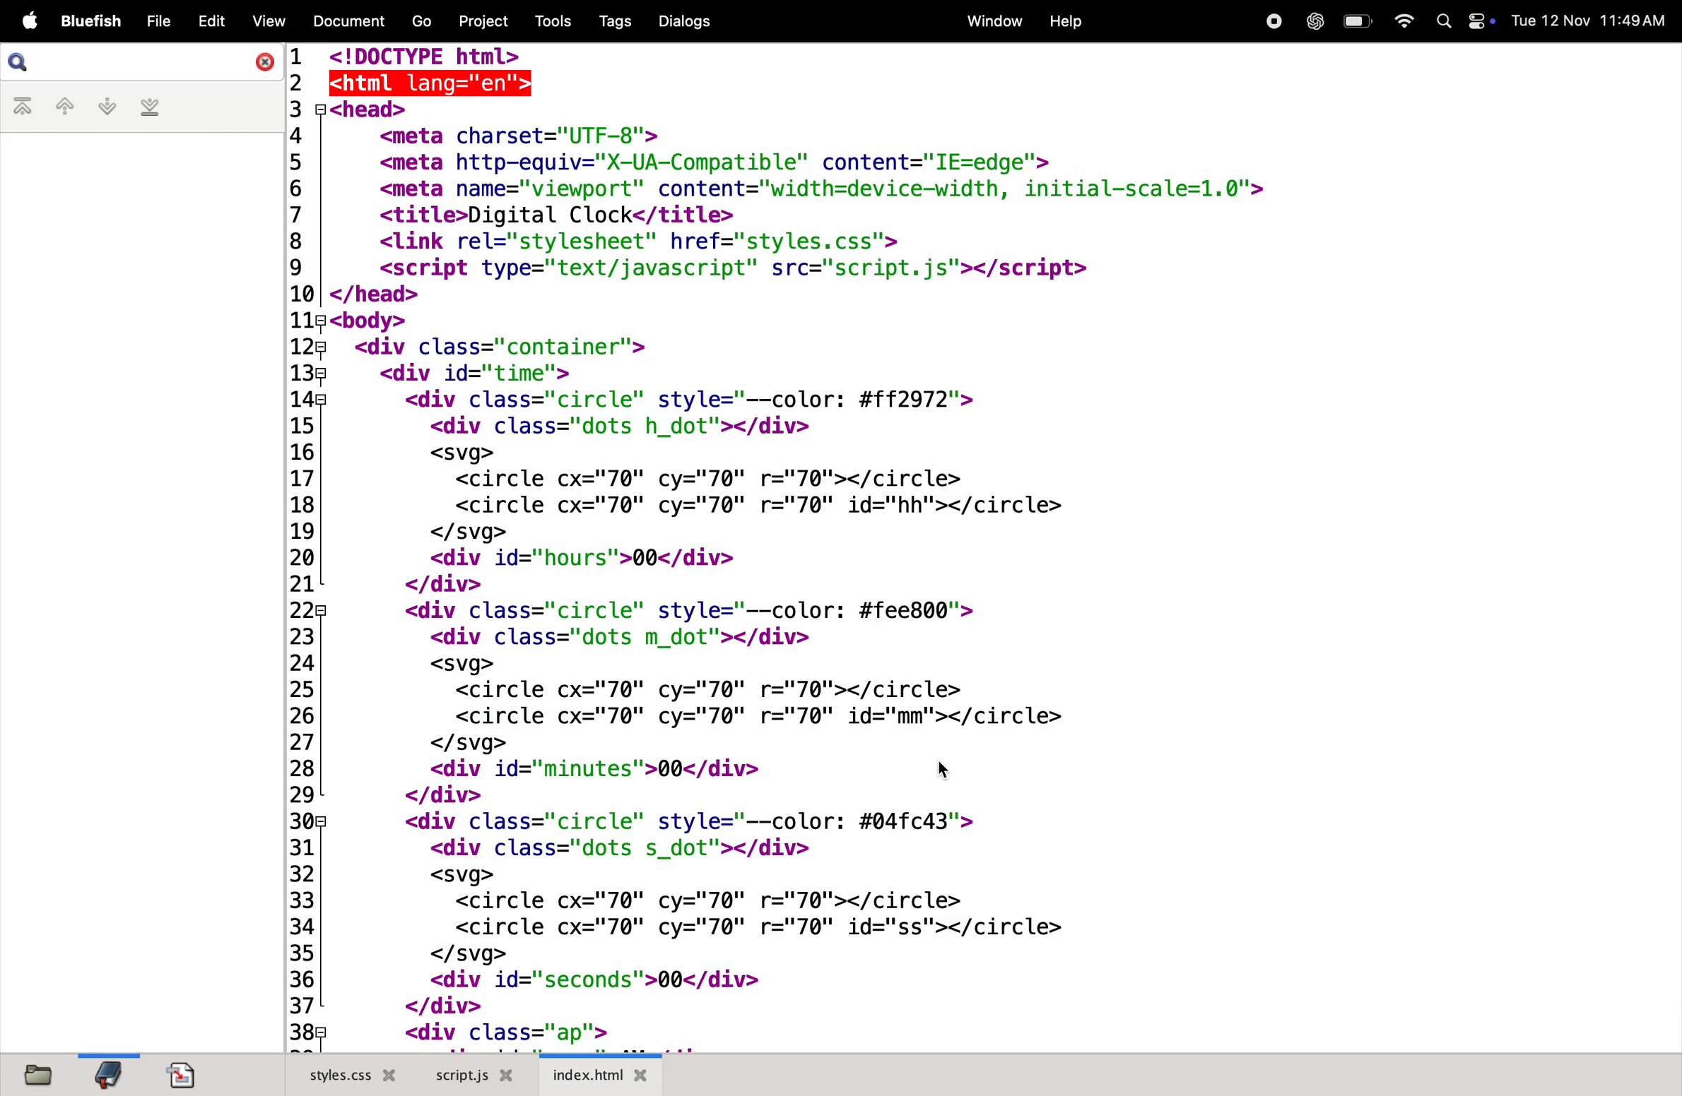 This screenshot has height=1096, width=1682. I want to click on style.css, so click(345, 1073).